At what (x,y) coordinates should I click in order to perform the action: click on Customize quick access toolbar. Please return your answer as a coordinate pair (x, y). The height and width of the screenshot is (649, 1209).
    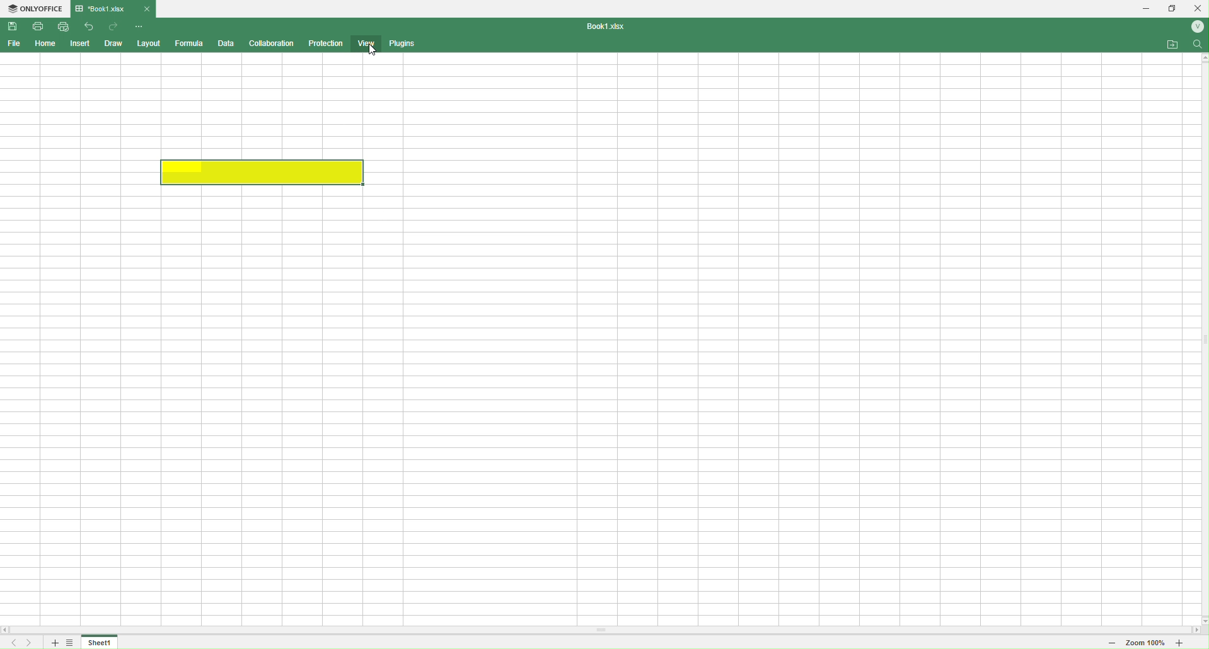
    Looking at the image, I should click on (139, 26).